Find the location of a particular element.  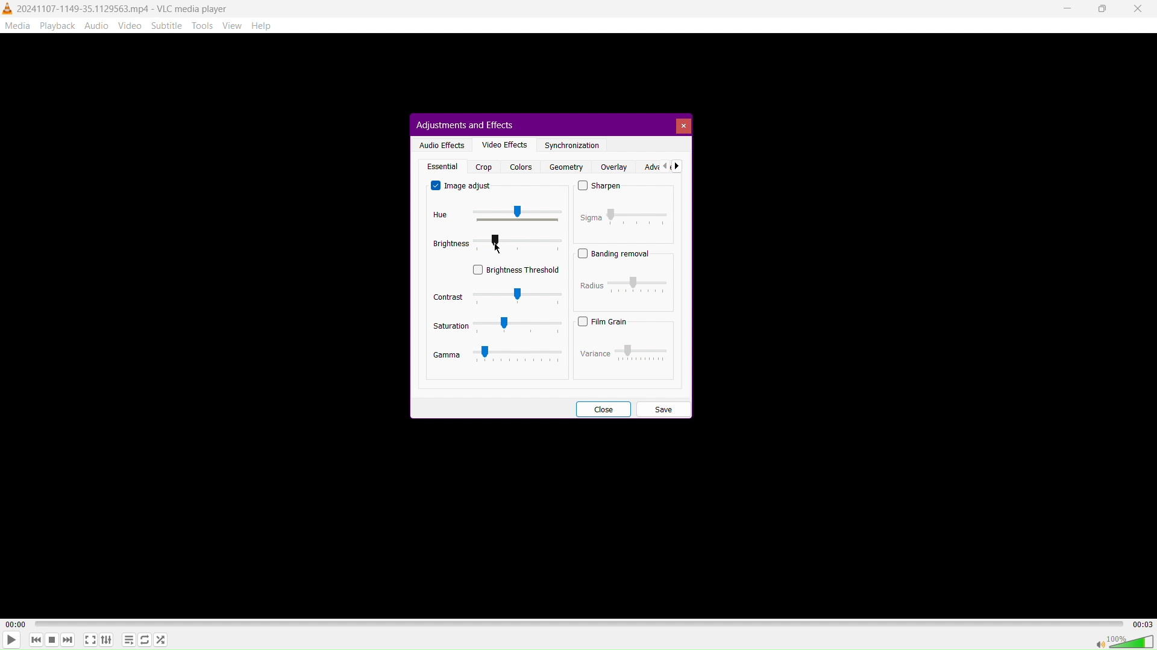

Skip Forward is located at coordinates (68, 641).